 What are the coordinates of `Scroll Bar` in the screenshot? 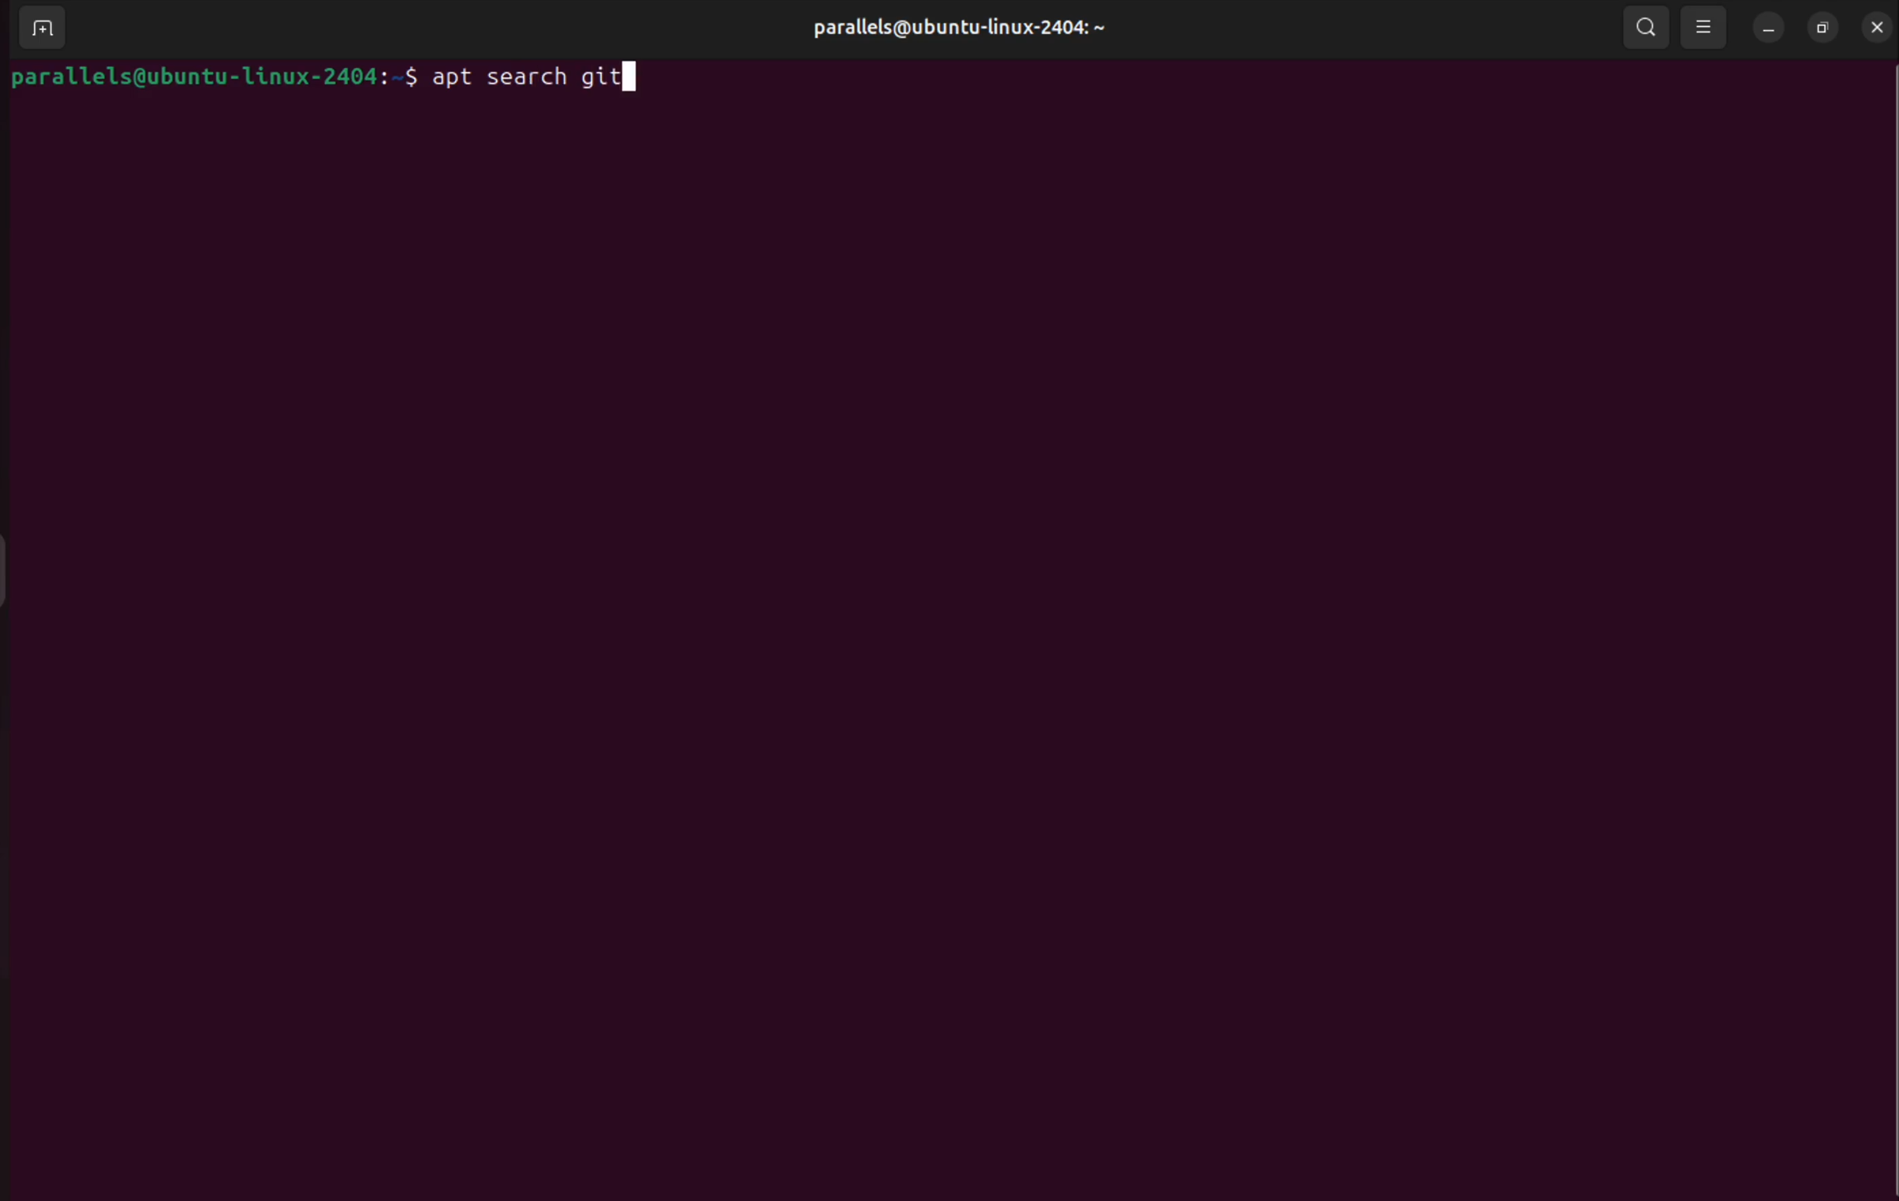 It's located at (1882, 487).